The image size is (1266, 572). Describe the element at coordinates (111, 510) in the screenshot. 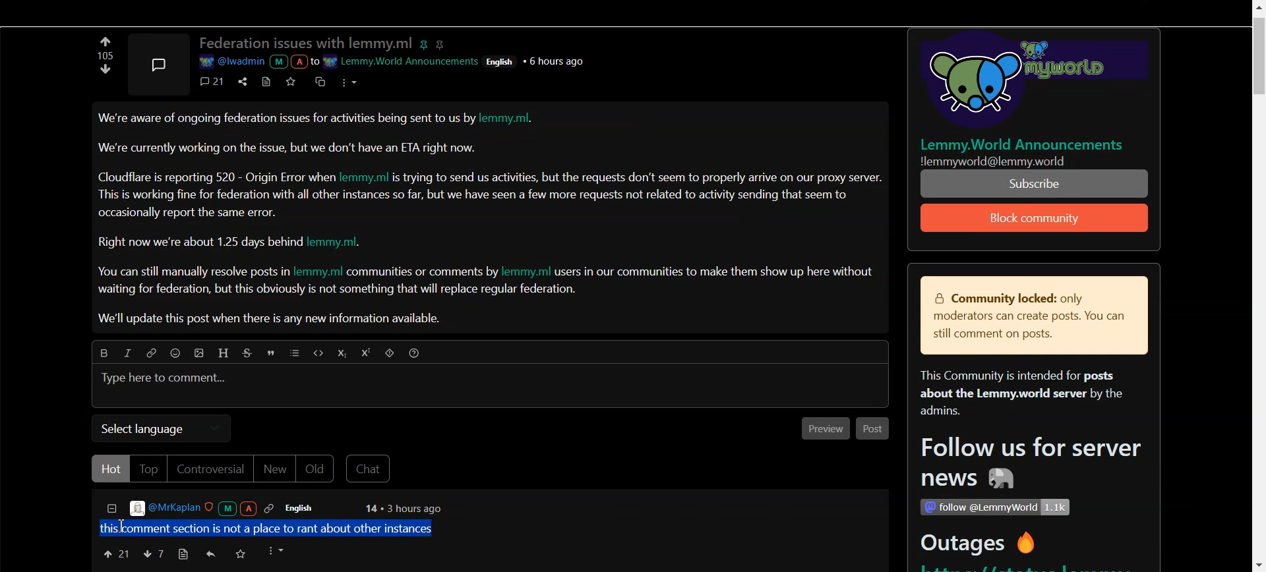

I see `Collapse` at that location.